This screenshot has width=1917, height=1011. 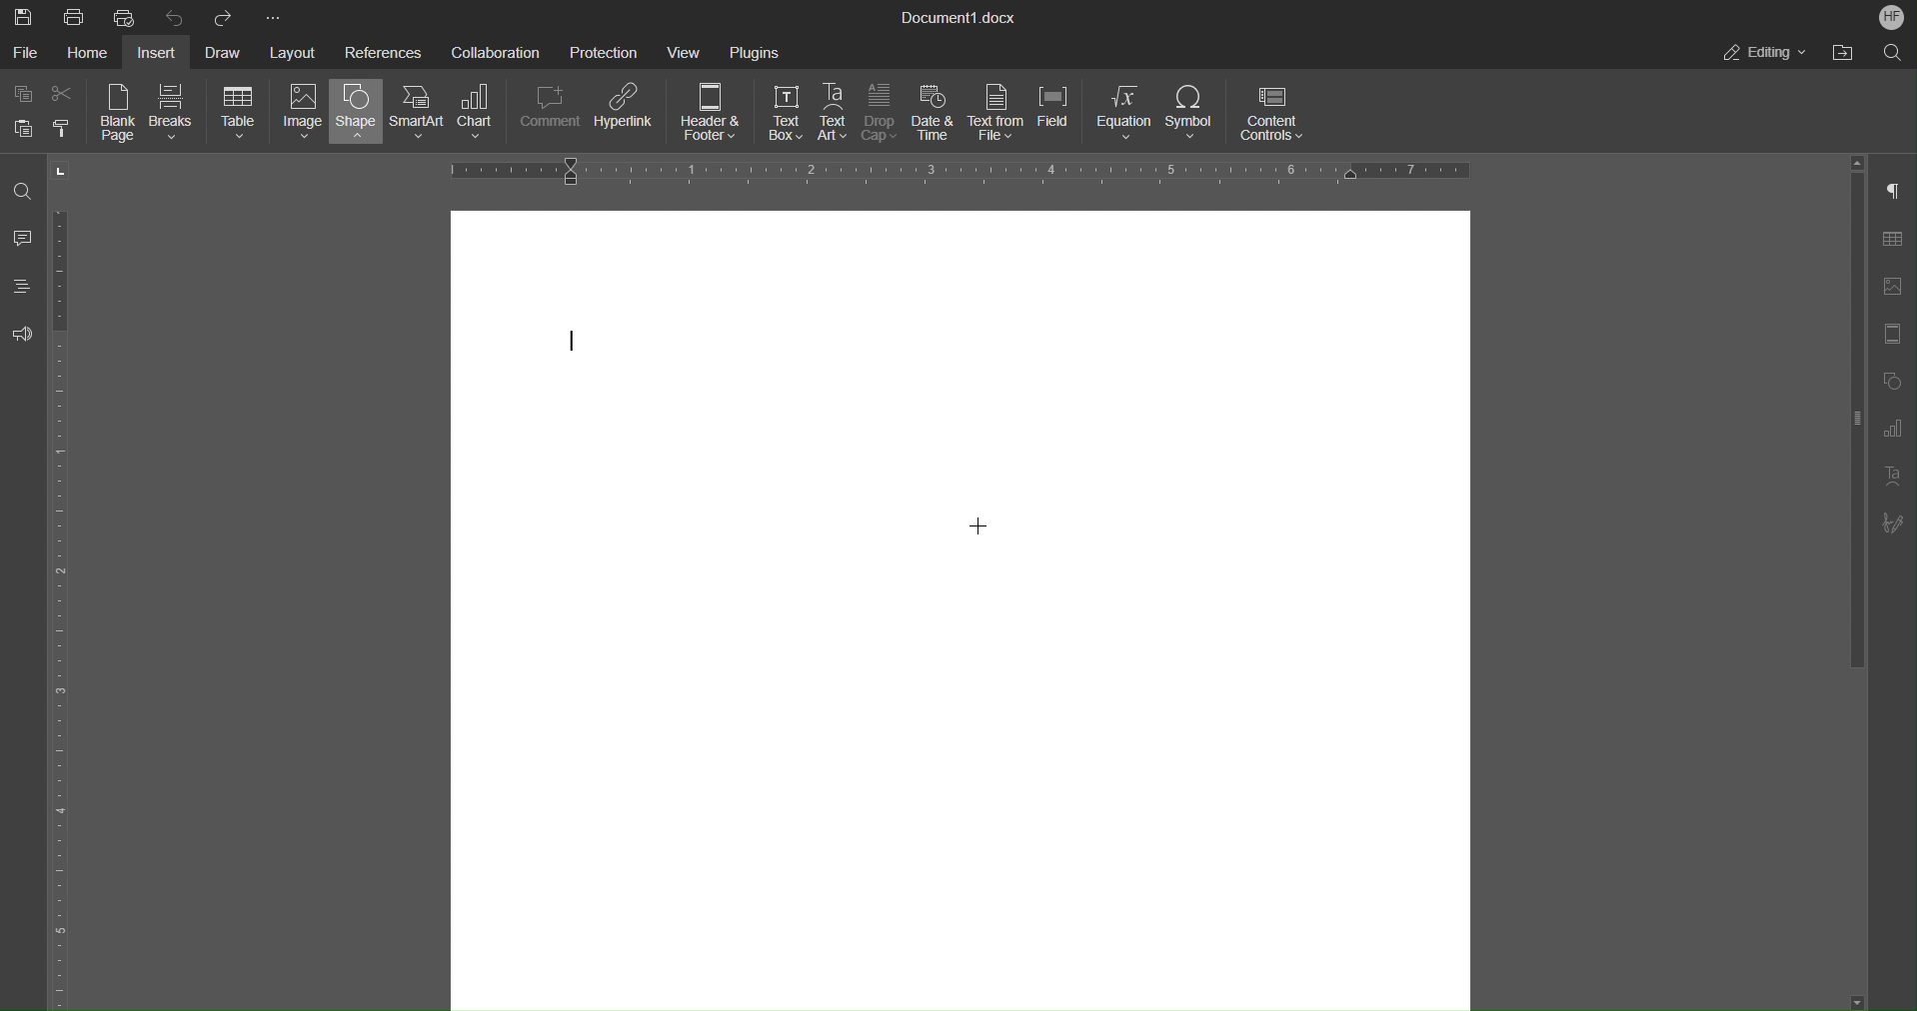 I want to click on Text Art, so click(x=835, y=114).